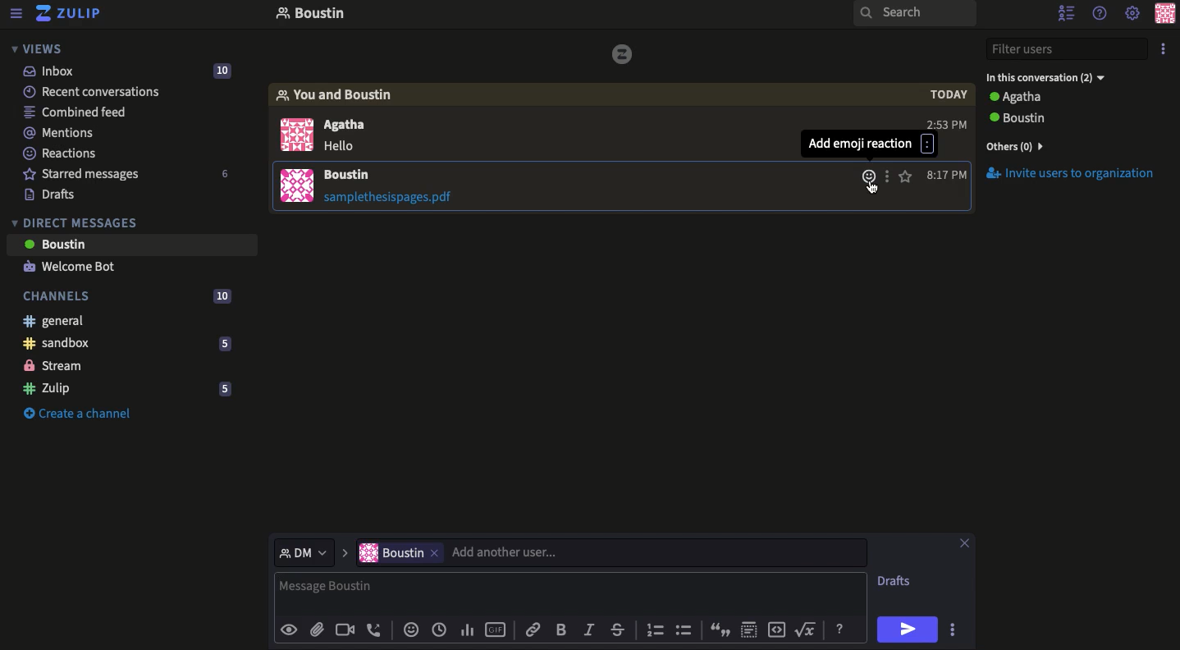 Image resolution: width=1180 pixels, height=650 pixels. I want to click on hello, so click(341, 146).